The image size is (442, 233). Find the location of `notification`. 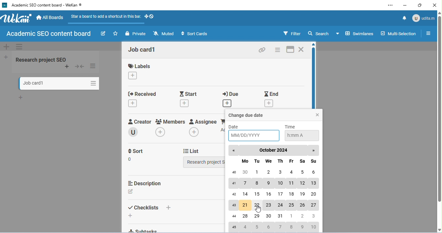

notification is located at coordinates (405, 17).